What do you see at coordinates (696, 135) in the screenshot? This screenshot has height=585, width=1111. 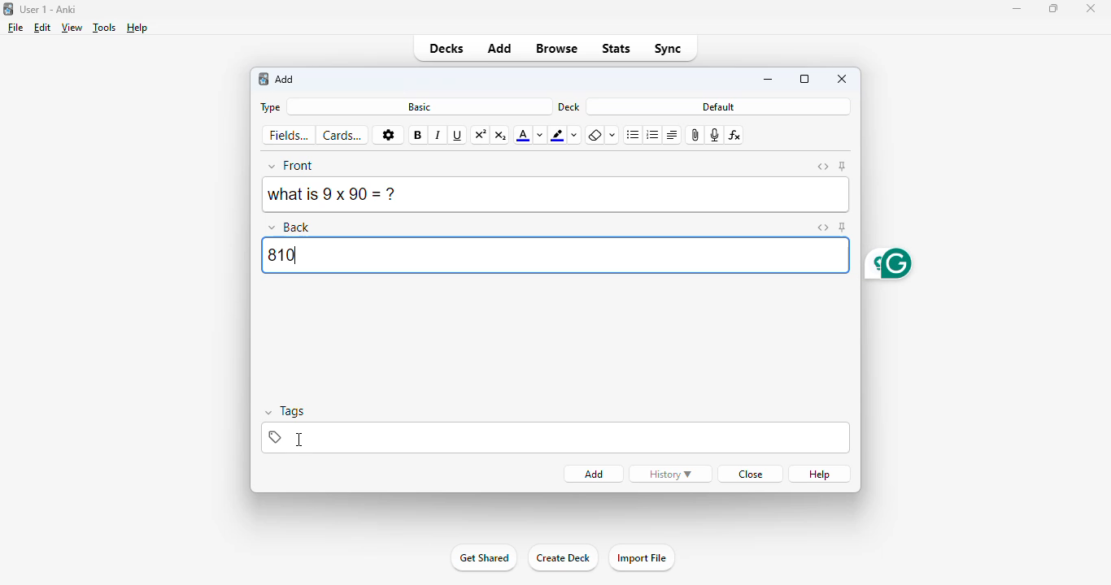 I see `attach pictures/audio/video` at bounding box center [696, 135].